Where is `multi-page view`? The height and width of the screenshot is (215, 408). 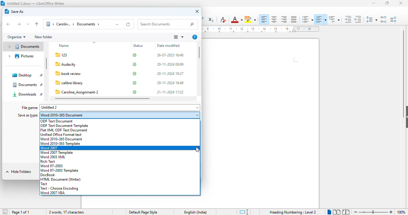 multi-page view is located at coordinates (337, 212).